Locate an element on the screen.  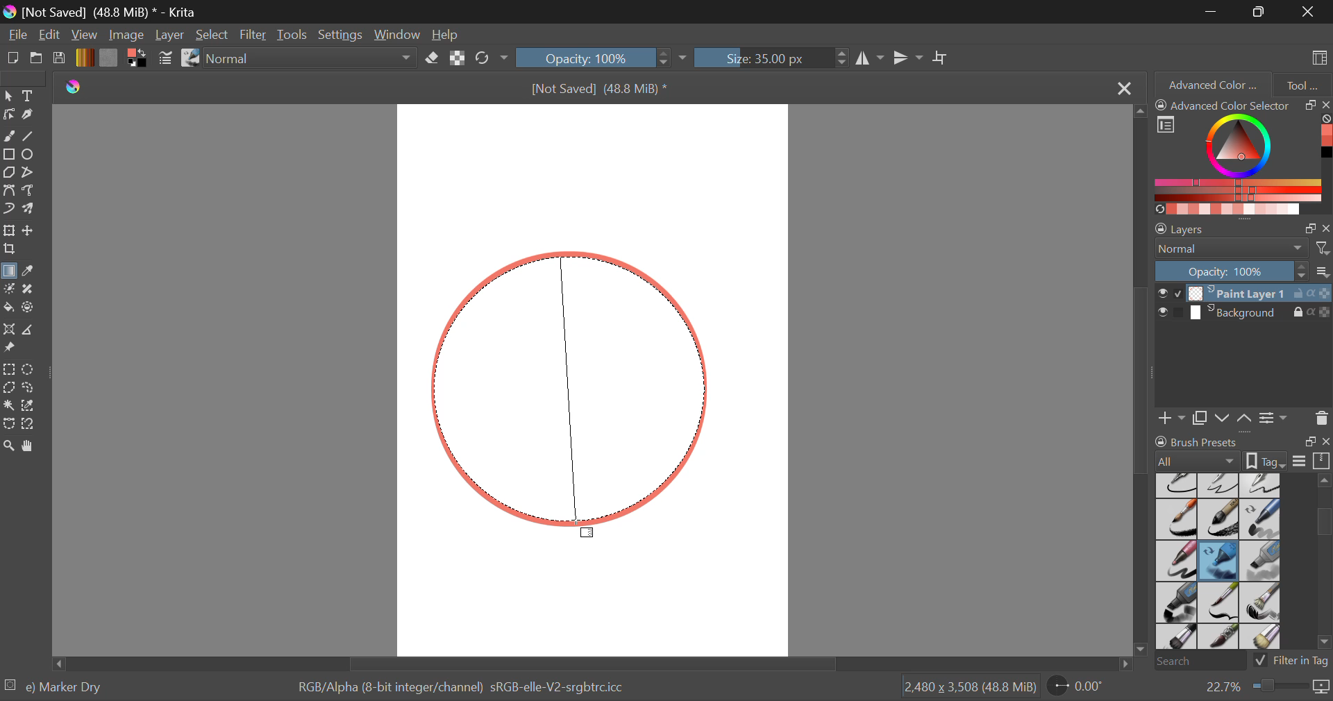
Bristles-3 Large Smooth is located at coordinates (1175, 638).